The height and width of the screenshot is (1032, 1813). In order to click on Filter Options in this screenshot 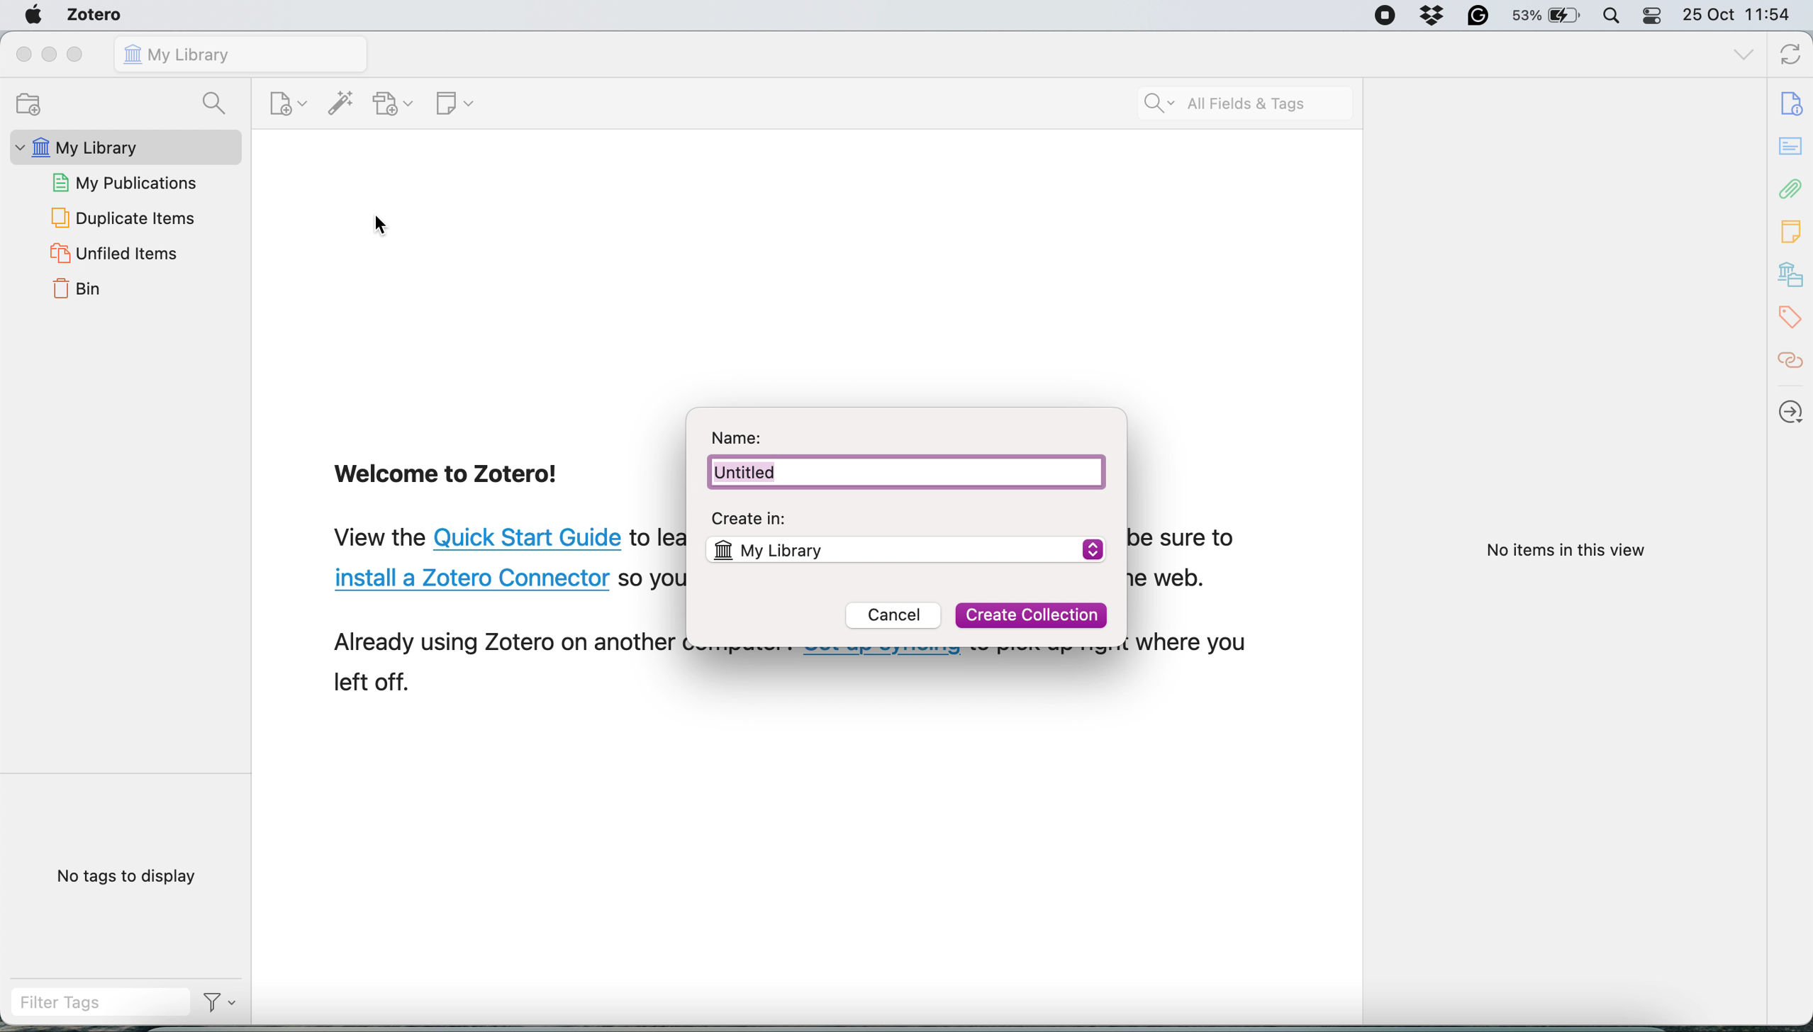, I will do `click(222, 1007)`.